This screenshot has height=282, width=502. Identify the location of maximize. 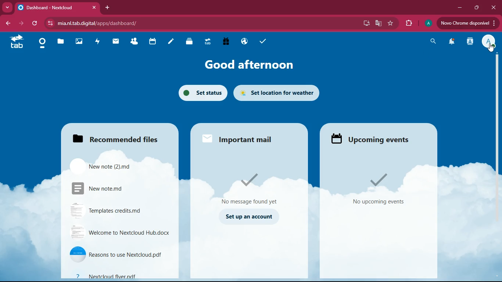
(477, 8).